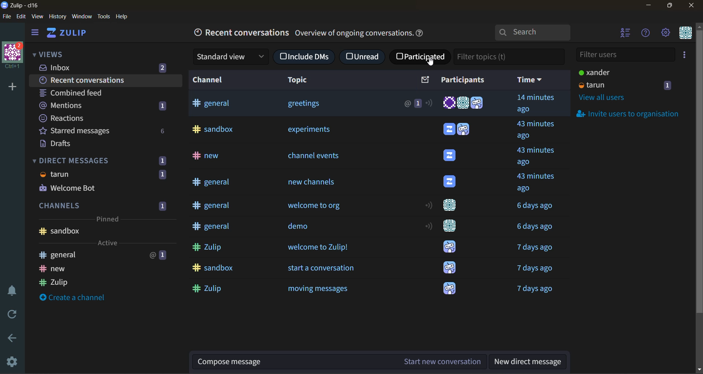 Image resolution: width=703 pixels, height=374 pixels. I want to click on sandbox, so click(217, 267).